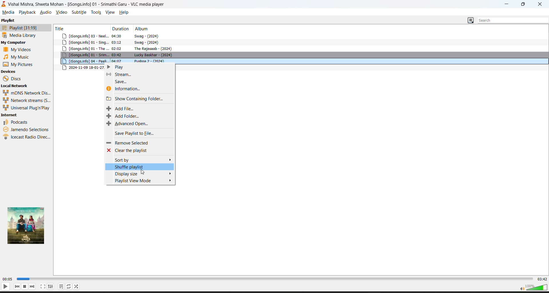  Describe the element at coordinates (27, 129) in the screenshot. I see `jamendo selections` at that location.